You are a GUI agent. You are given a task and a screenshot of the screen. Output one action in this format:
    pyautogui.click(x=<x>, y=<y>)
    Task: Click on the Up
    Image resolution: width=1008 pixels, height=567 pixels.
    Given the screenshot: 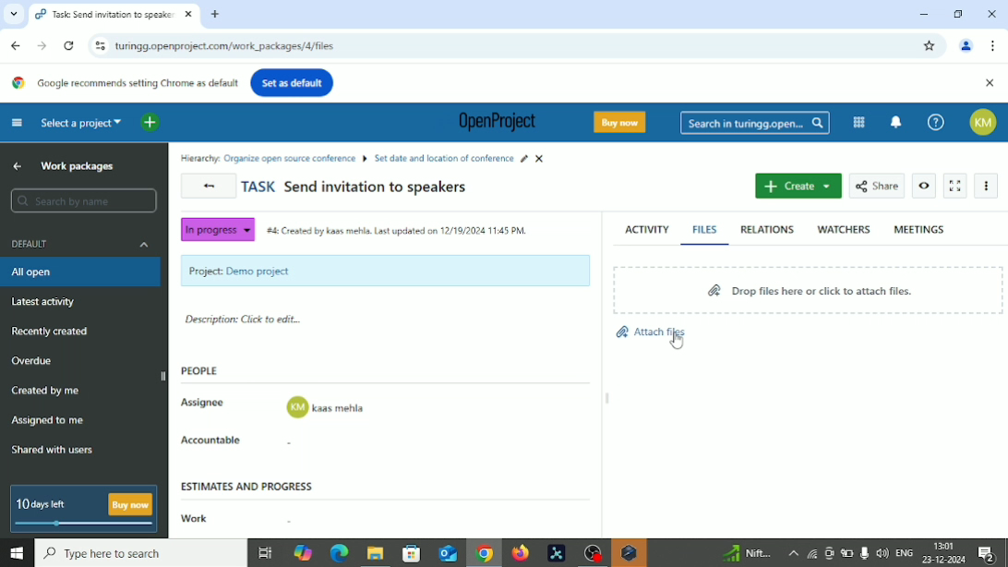 What is the action you would take?
    pyautogui.click(x=18, y=165)
    